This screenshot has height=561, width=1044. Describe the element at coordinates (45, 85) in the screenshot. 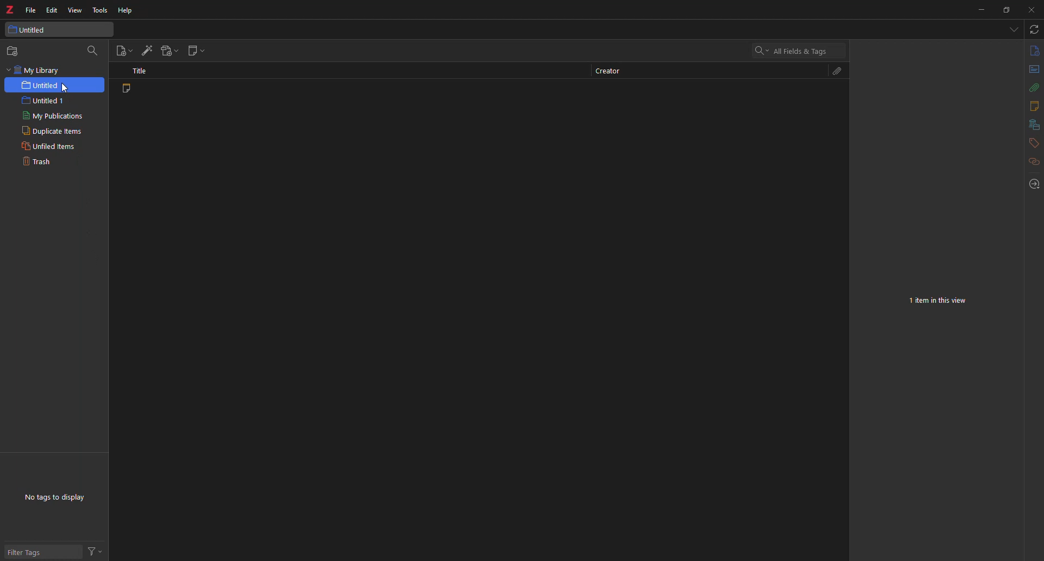

I see `untitled` at that location.